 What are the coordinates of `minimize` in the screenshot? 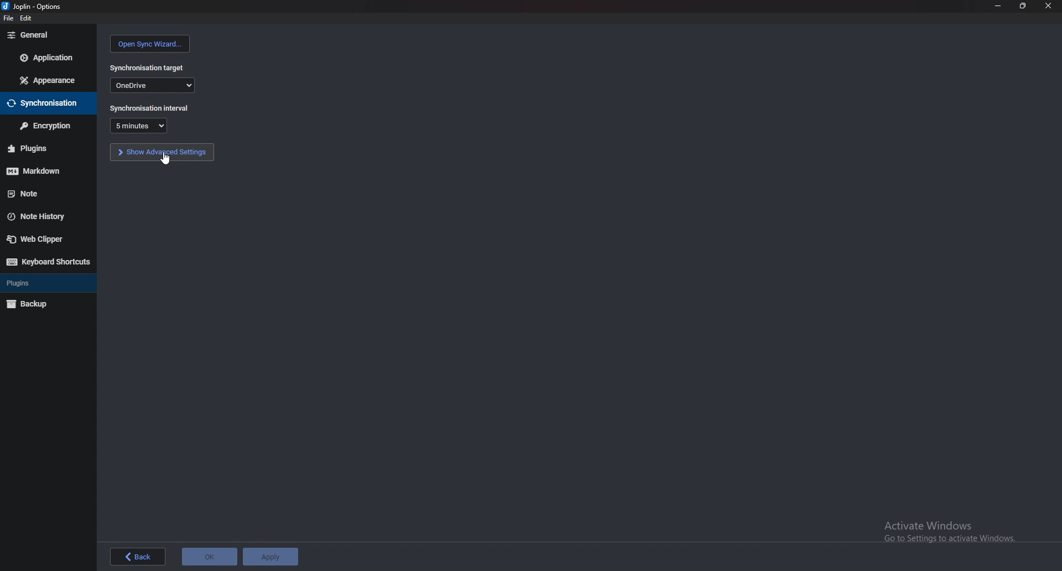 It's located at (998, 5).